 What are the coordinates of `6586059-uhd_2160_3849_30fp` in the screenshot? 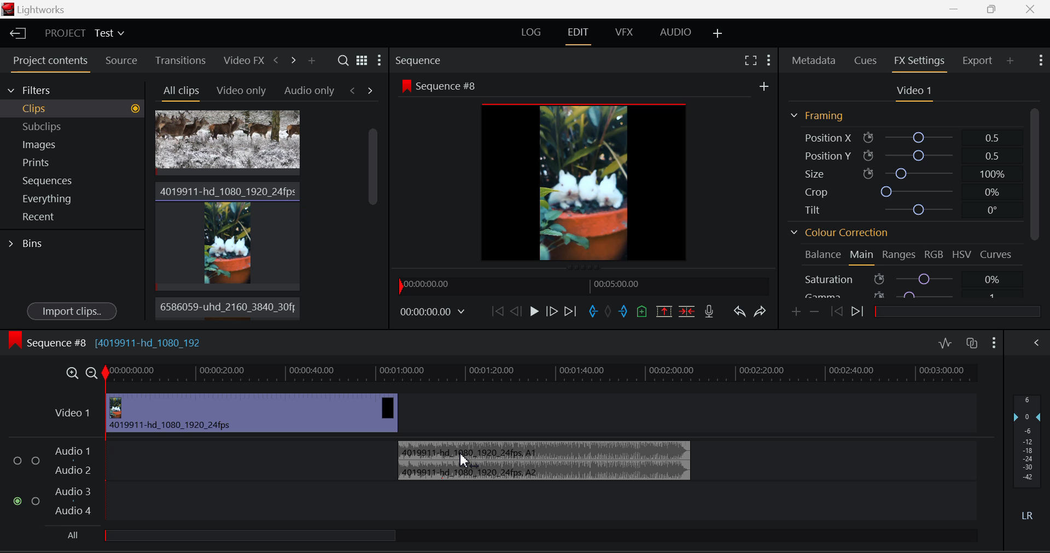 It's located at (225, 307).